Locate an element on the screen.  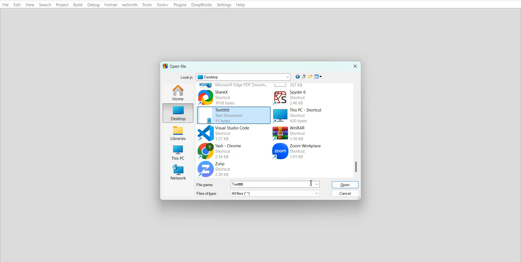
Create new folder is located at coordinates (311, 77).